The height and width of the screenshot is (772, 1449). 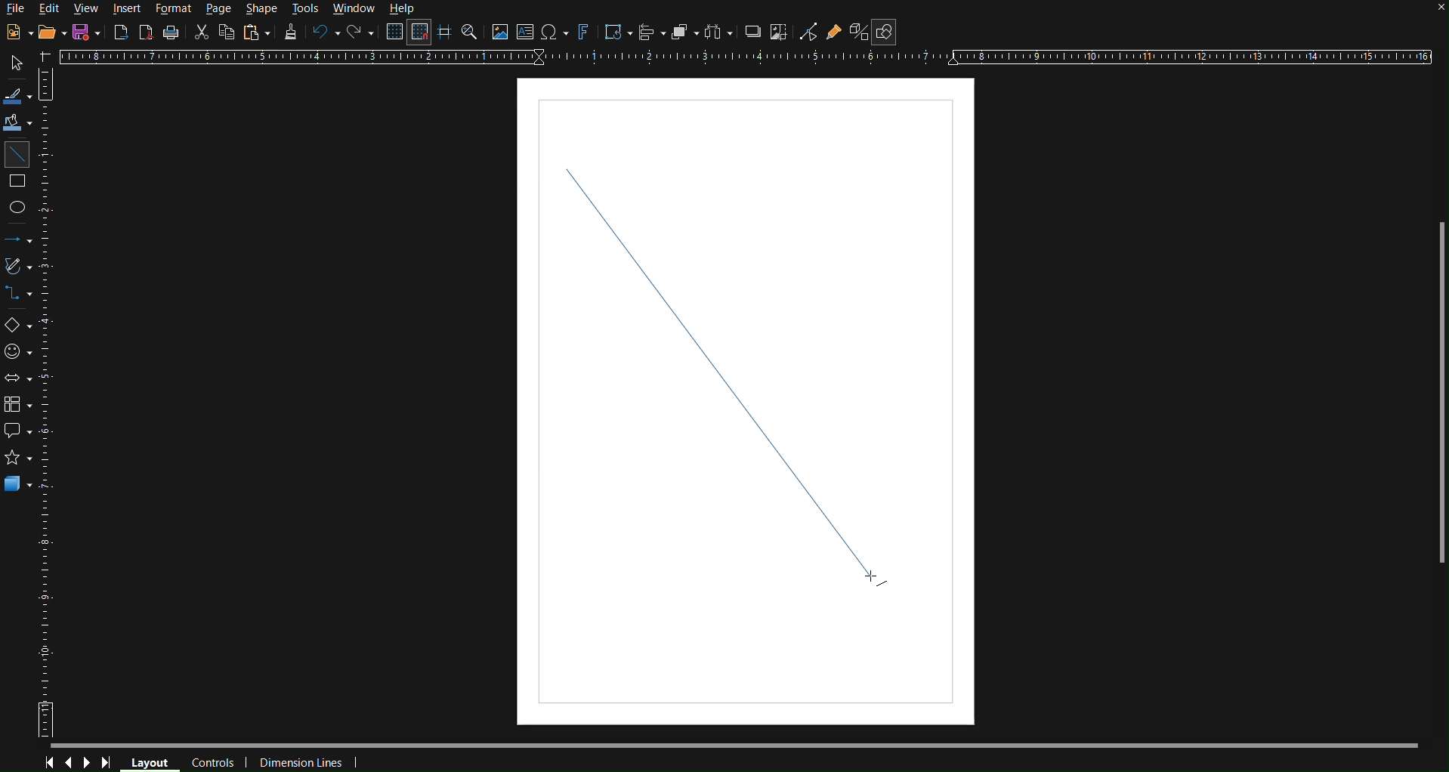 What do you see at coordinates (1439, 394) in the screenshot?
I see `Scrollbar` at bounding box center [1439, 394].